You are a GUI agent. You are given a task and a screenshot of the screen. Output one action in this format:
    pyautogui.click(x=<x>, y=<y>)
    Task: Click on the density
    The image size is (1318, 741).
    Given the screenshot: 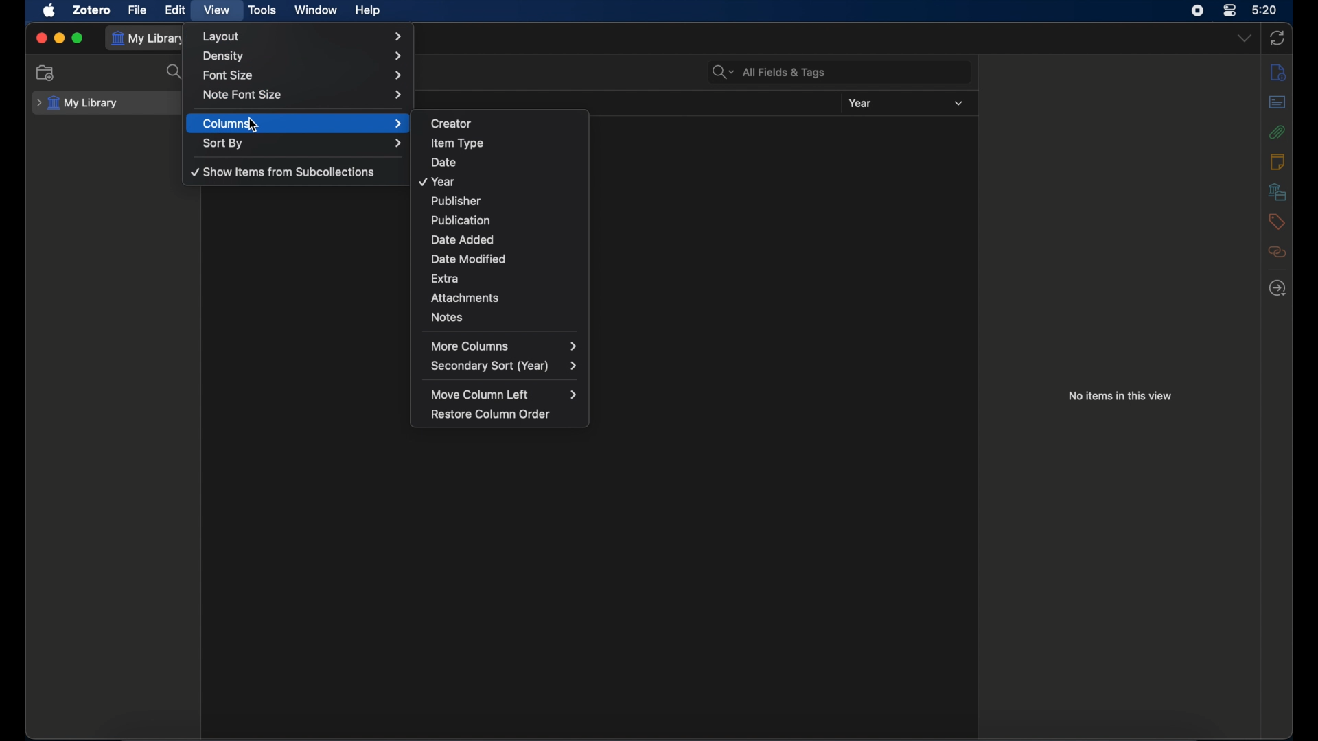 What is the action you would take?
    pyautogui.click(x=302, y=56)
    